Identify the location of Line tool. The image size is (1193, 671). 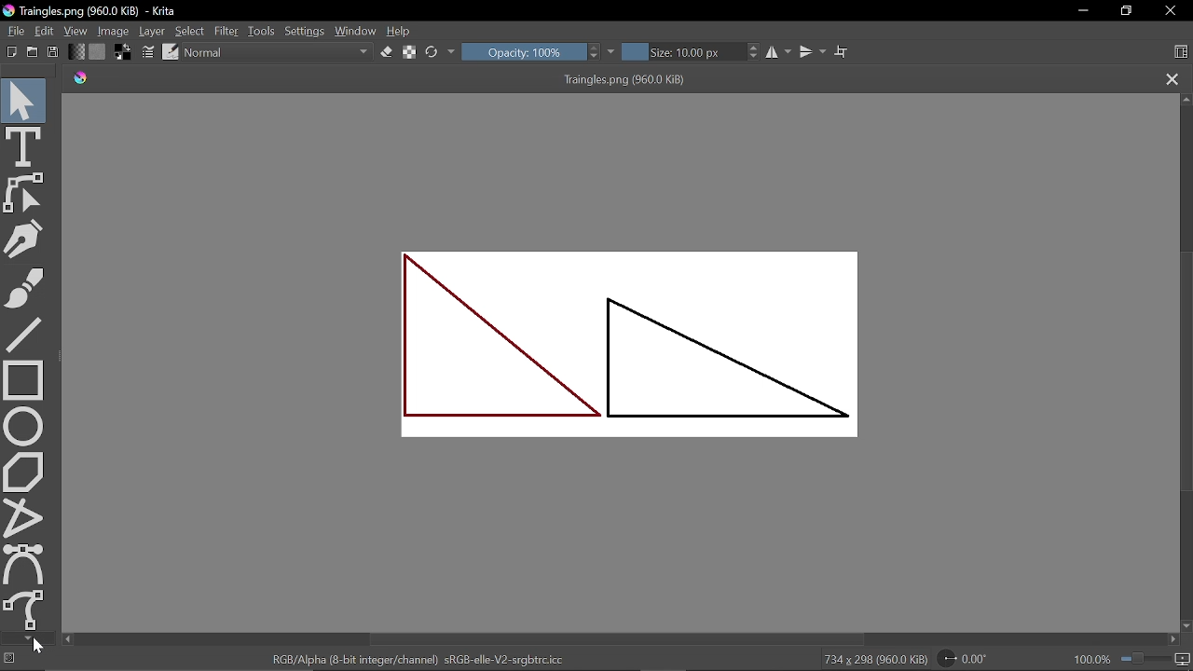
(24, 335).